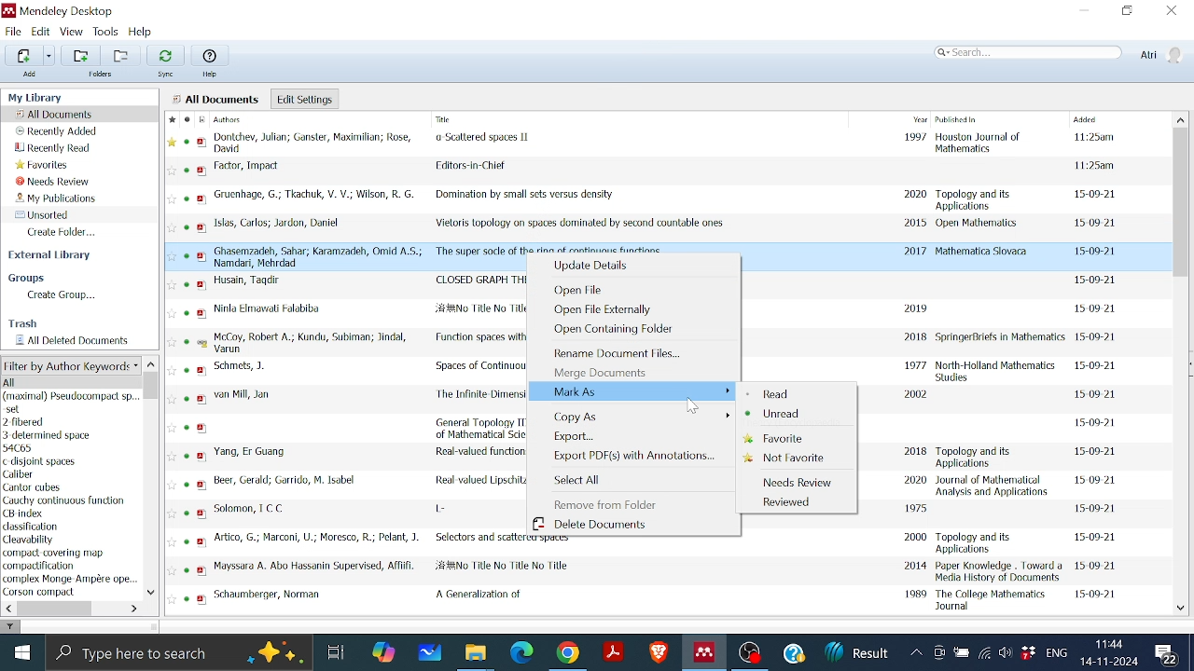 The width and height of the screenshot is (1194, 671). Describe the element at coordinates (105, 33) in the screenshot. I see `Tools` at that location.